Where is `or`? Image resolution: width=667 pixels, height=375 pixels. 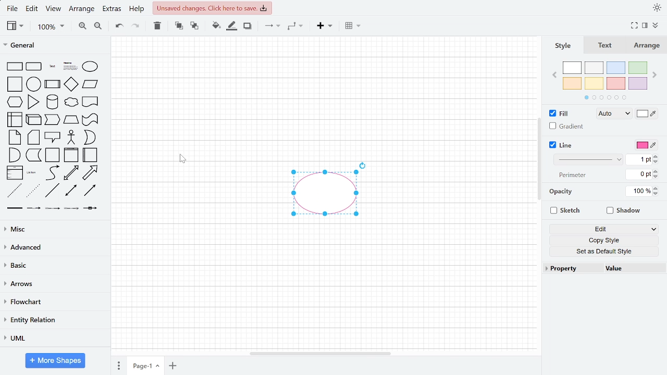
or is located at coordinates (89, 137).